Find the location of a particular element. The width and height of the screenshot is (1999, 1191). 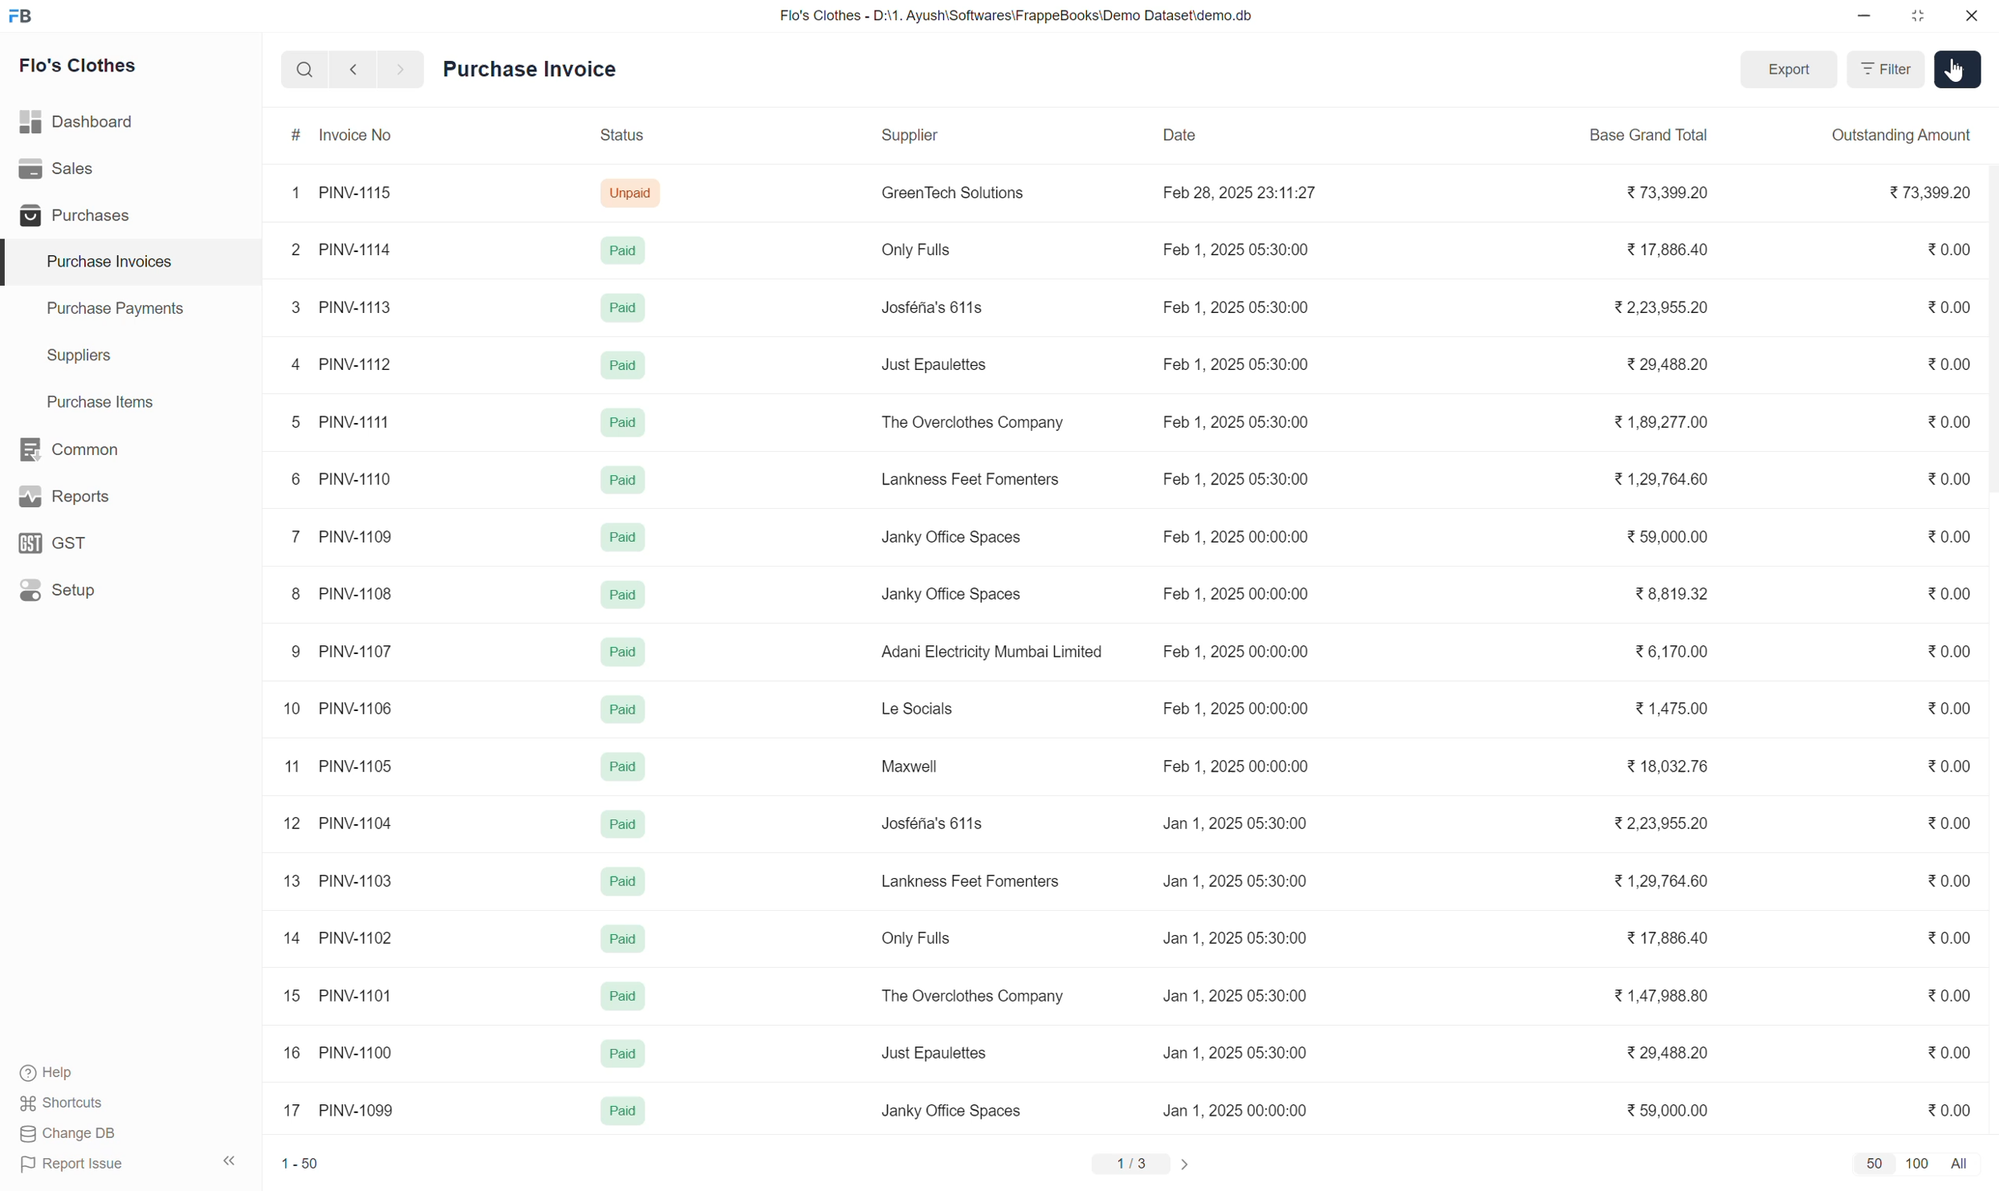

Just Epaulettes is located at coordinates (934, 1050).